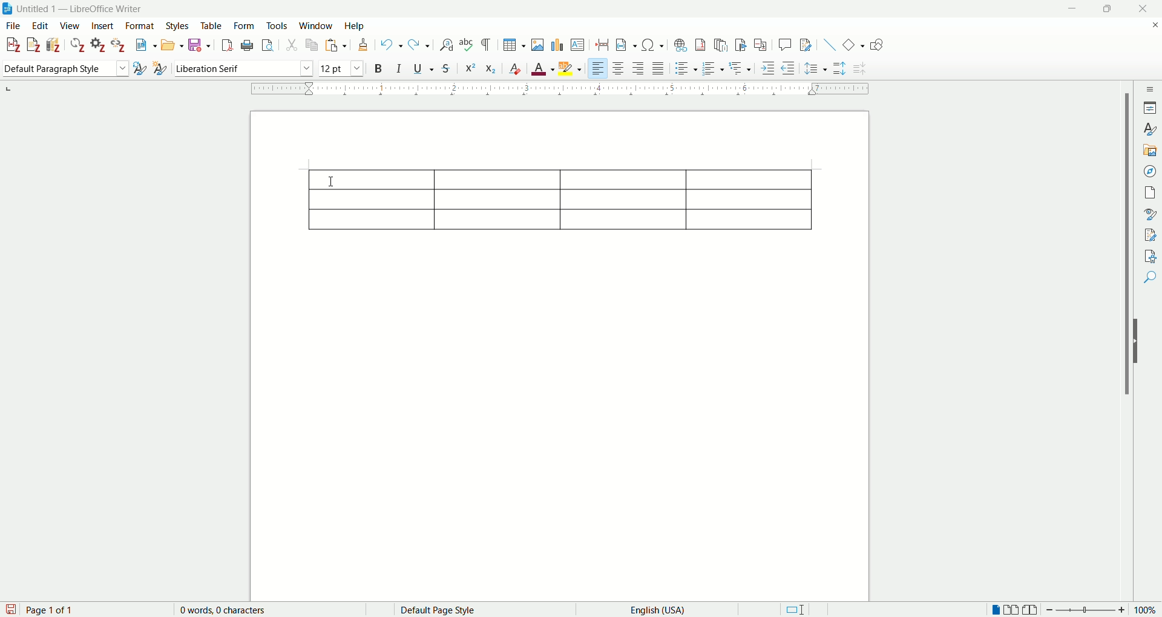 The width and height of the screenshot is (1162, 617). I want to click on form, so click(243, 24).